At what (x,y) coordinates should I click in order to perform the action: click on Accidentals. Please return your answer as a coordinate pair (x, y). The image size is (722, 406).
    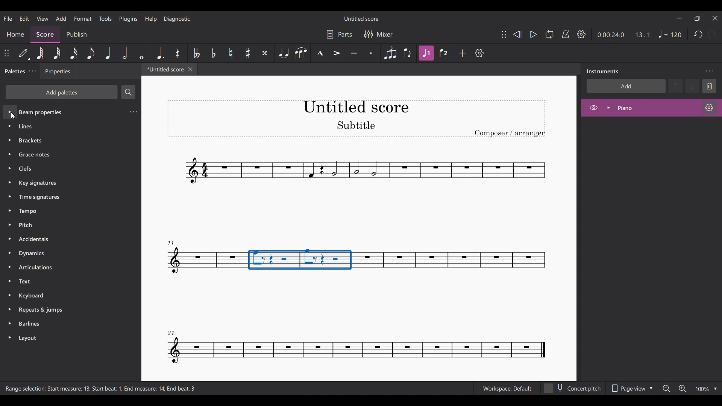
    Looking at the image, I should click on (63, 239).